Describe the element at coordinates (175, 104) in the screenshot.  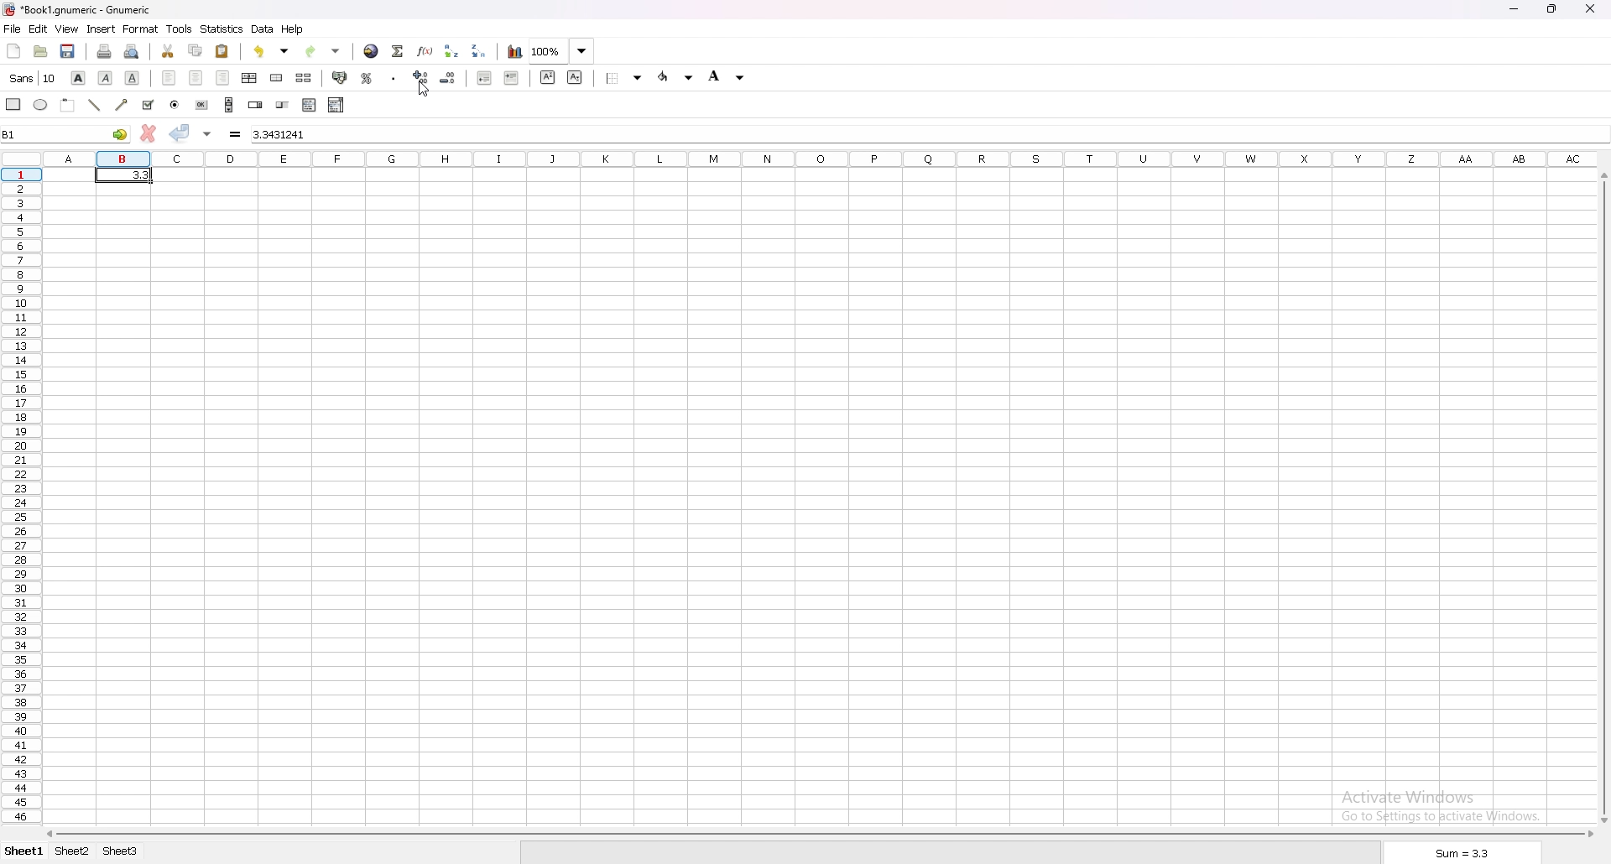
I see `radio button` at that location.